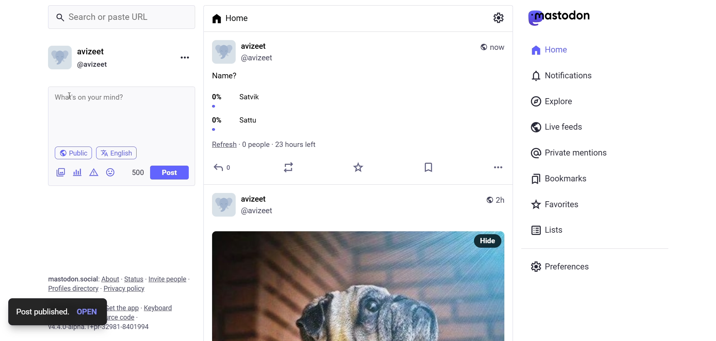 The height and width of the screenshot is (341, 716). I want to click on id, so click(57, 59).